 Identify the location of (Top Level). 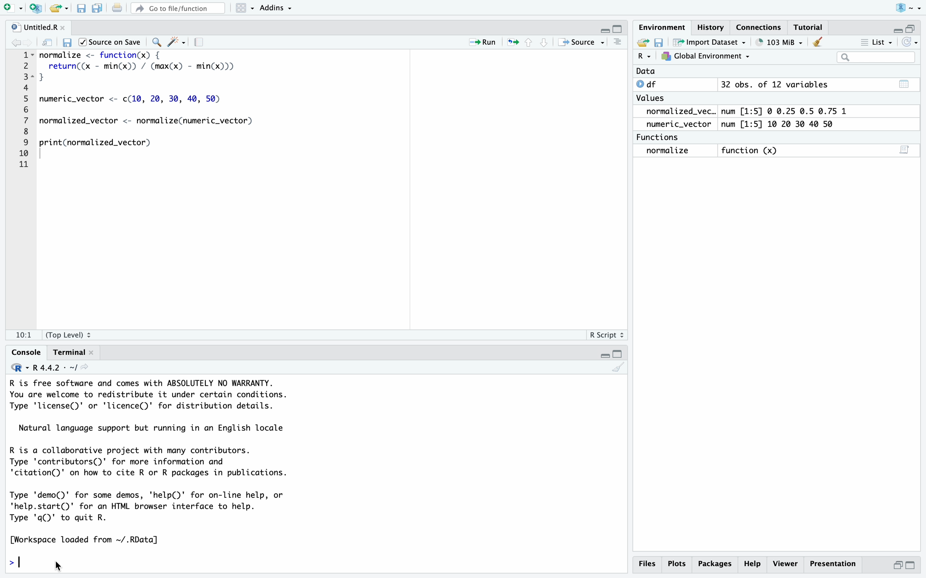
(72, 334).